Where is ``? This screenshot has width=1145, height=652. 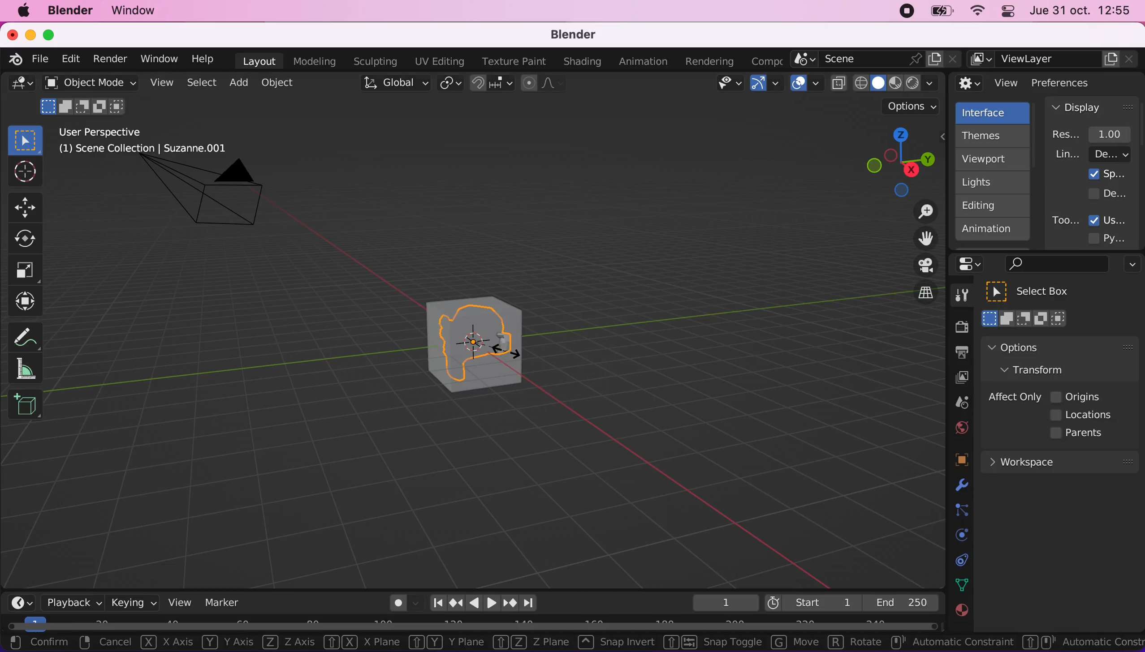  is located at coordinates (24, 172).